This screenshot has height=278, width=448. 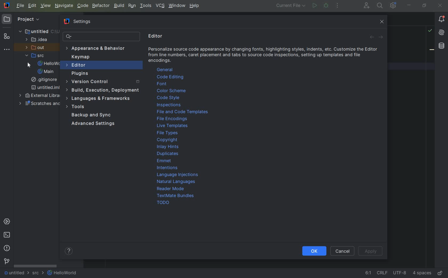 What do you see at coordinates (94, 124) in the screenshot?
I see `Advanced Settings` at bounding box center [94, 124].